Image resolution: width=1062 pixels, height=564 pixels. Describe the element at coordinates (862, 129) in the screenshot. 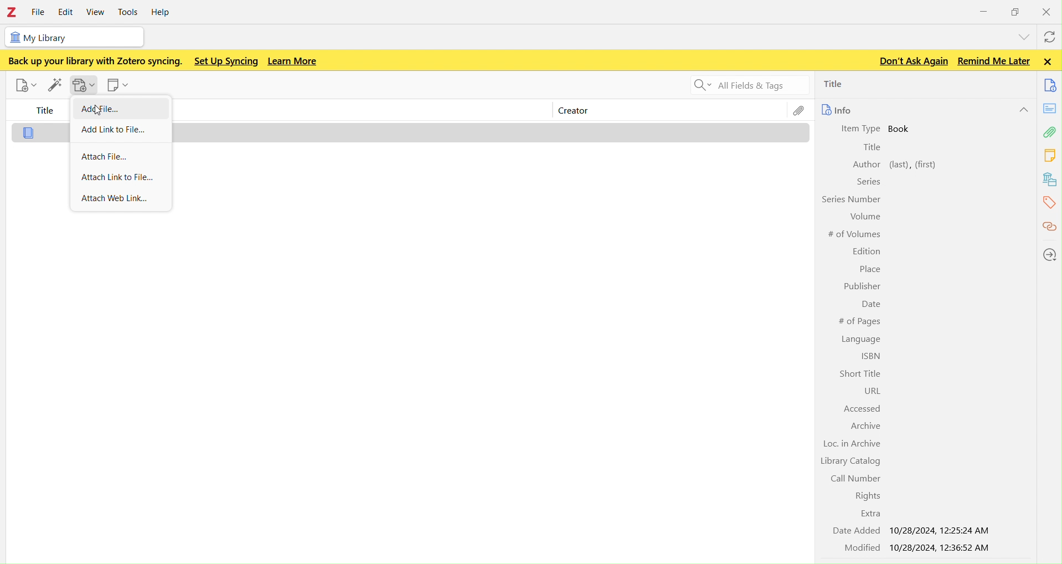

I see `Item Type` at that location.